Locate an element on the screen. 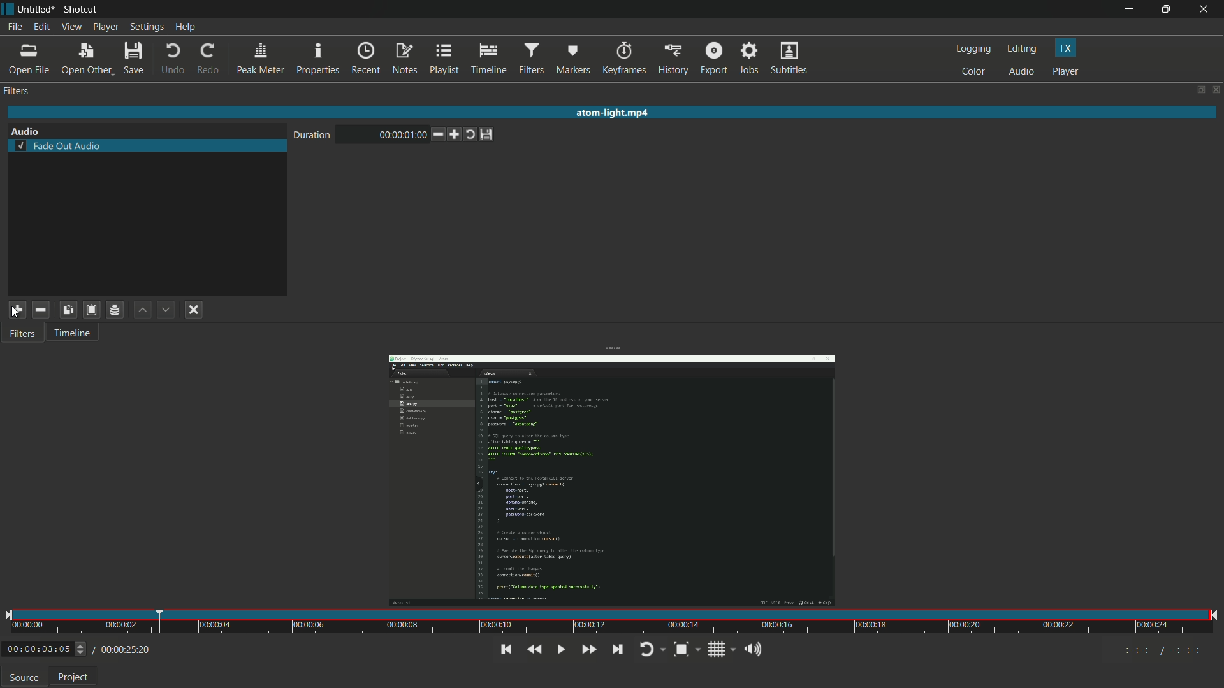 The image size is (1224, 688). set as default is located at coordinates (475, 134).